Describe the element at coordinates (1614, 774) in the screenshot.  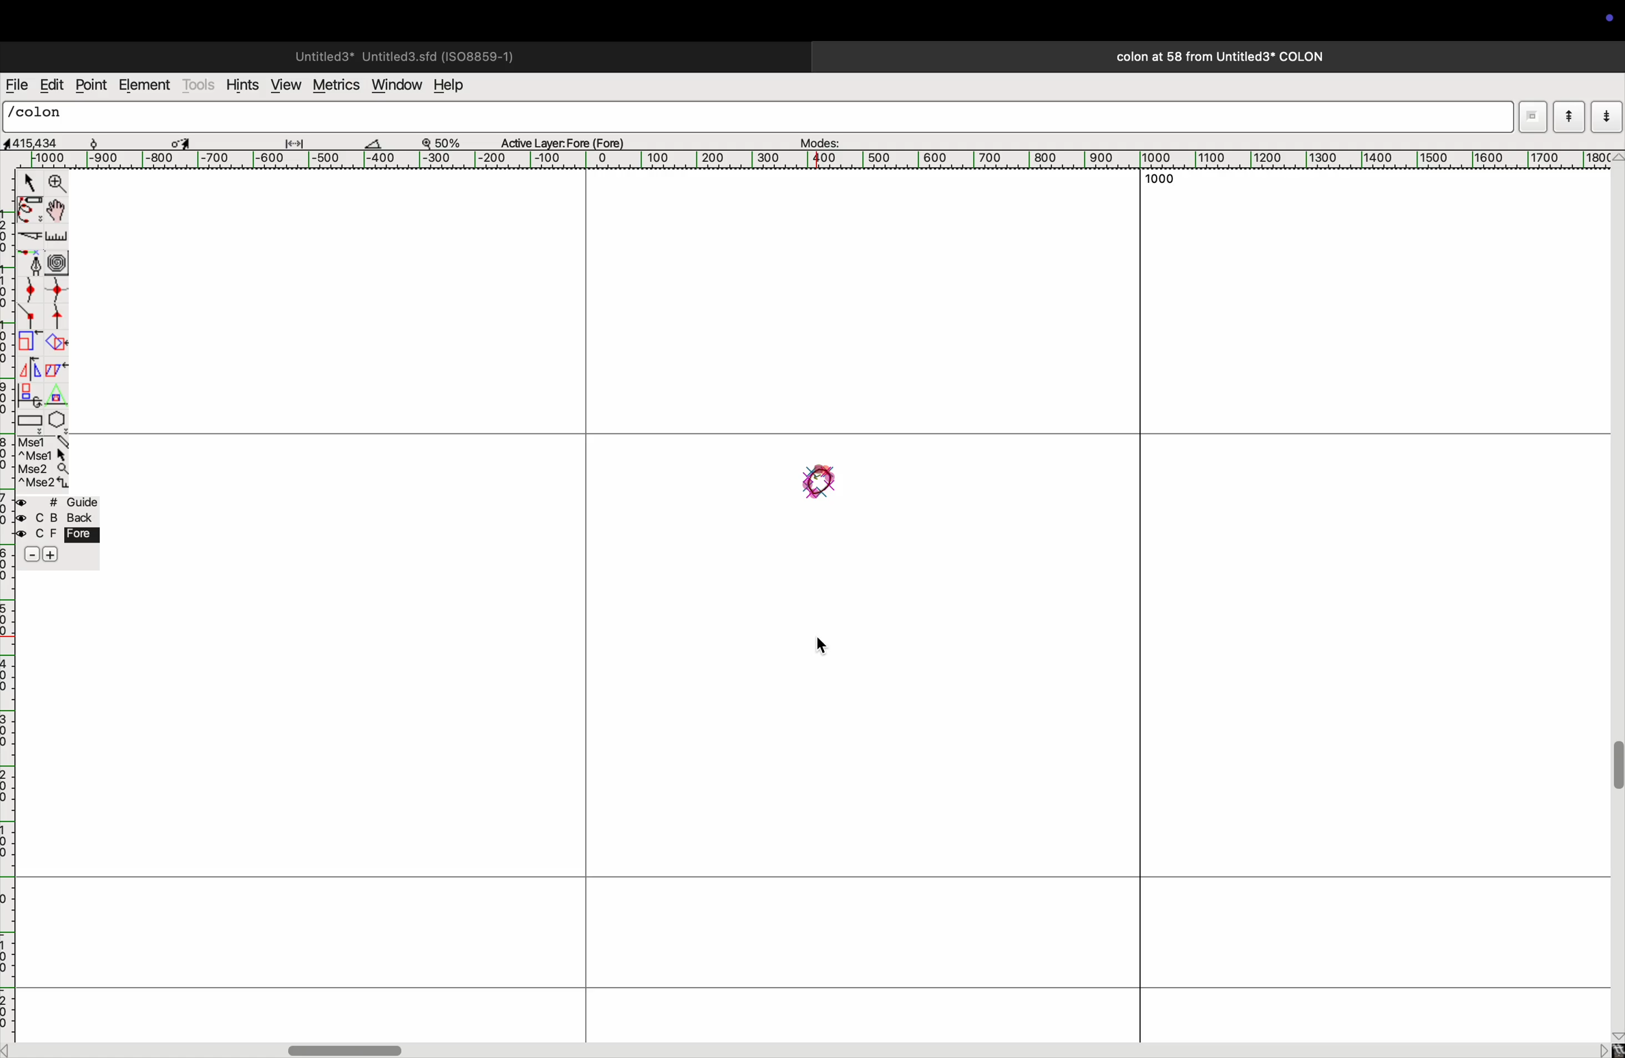
I see `toogle` at that location.